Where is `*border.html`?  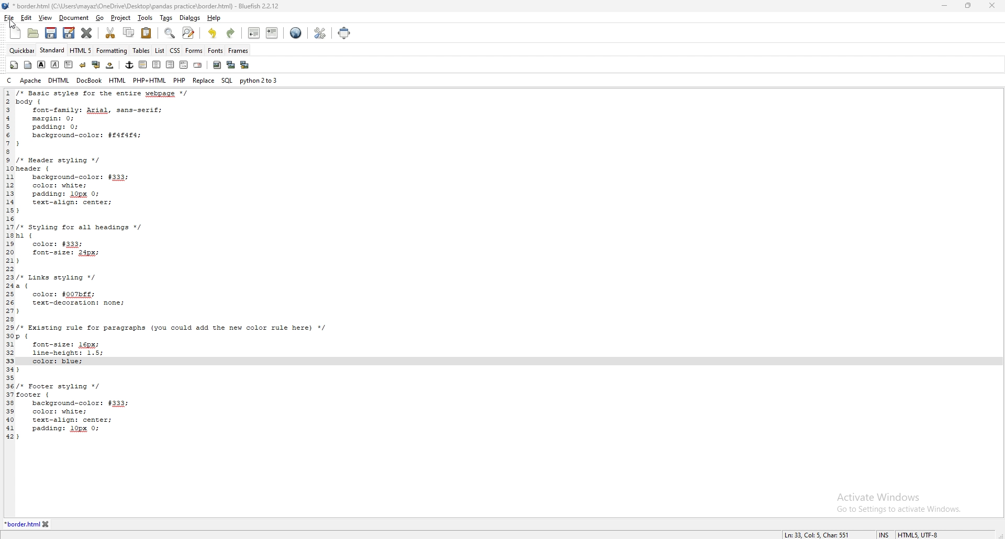
*border.html is located at coordinates (21, 524).